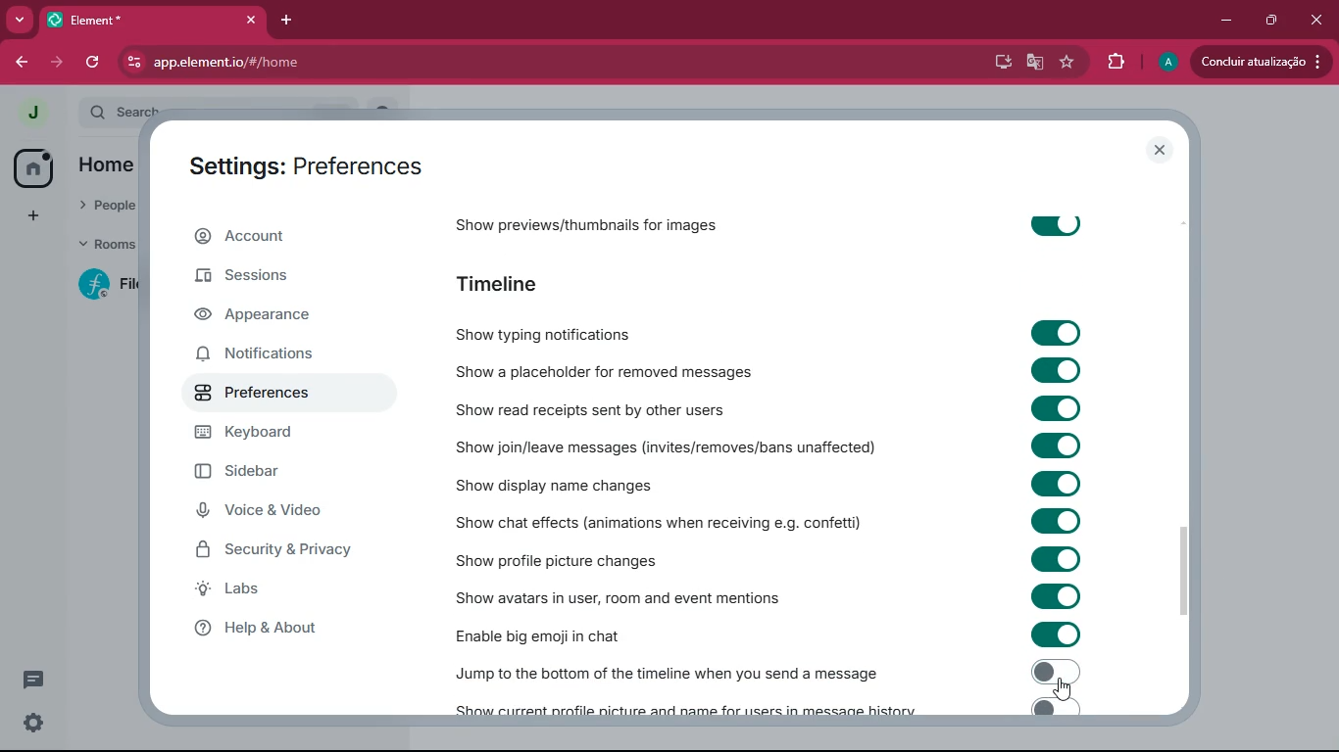  What do you see at coordinates (26, 170) in the screenshot?
I see `home` at bounding box center [26, 170].